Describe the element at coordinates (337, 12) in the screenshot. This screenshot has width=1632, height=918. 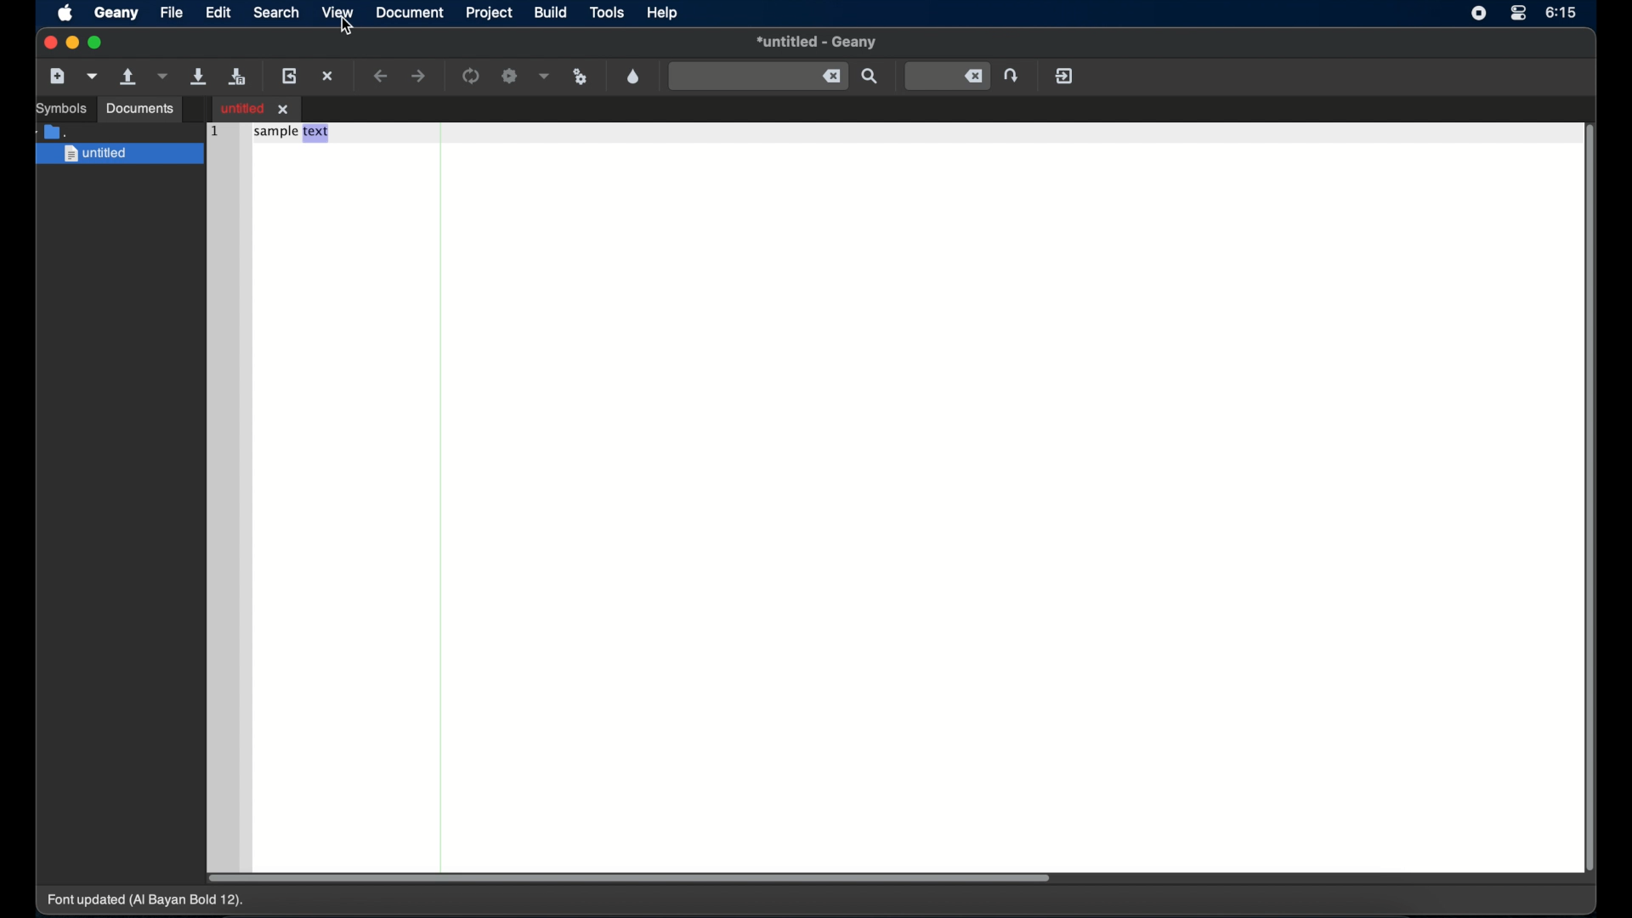
I see `view` at that location.